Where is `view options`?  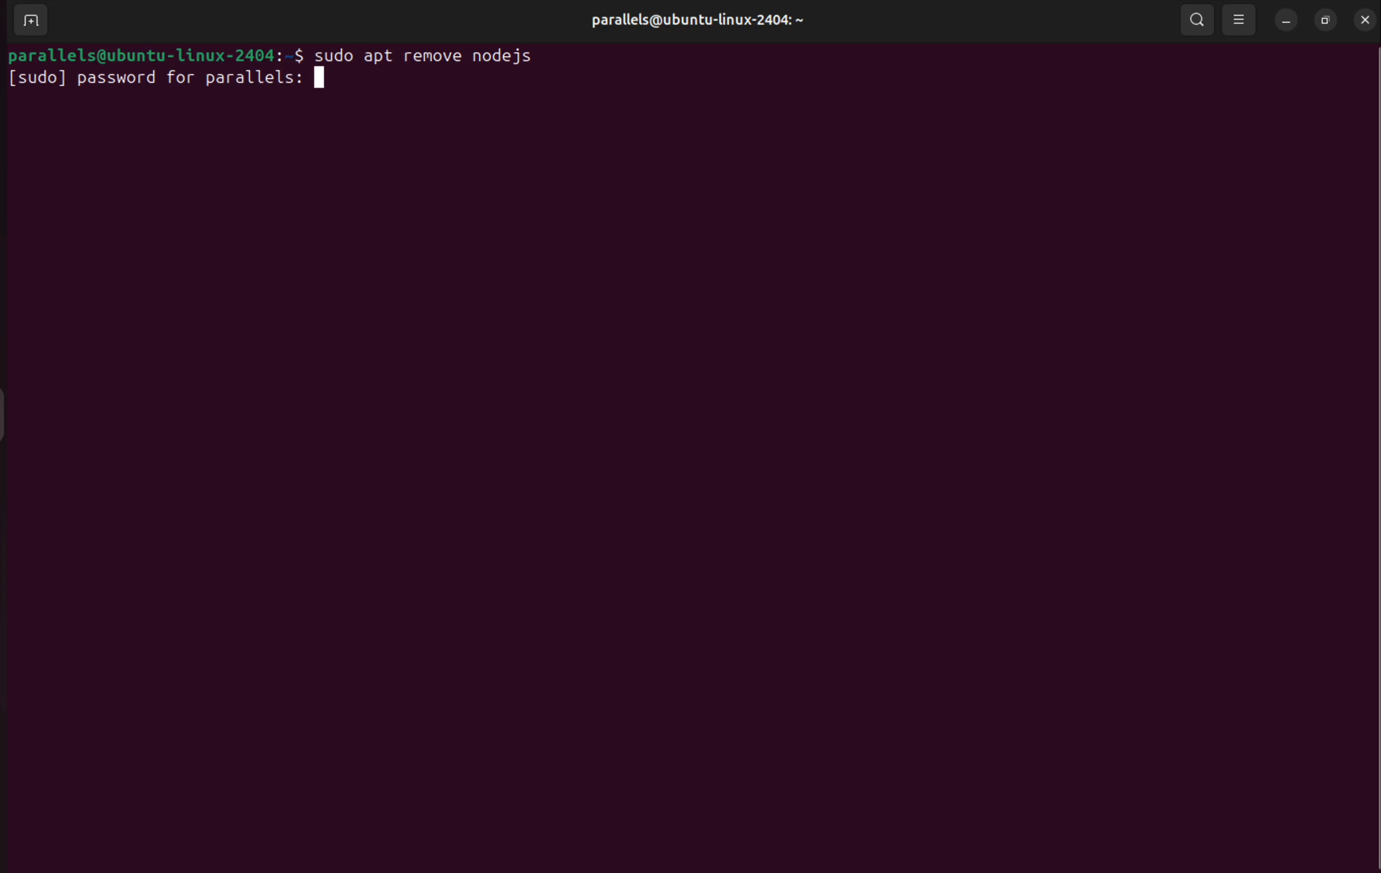
view options is located at coordinates (1238, 21).